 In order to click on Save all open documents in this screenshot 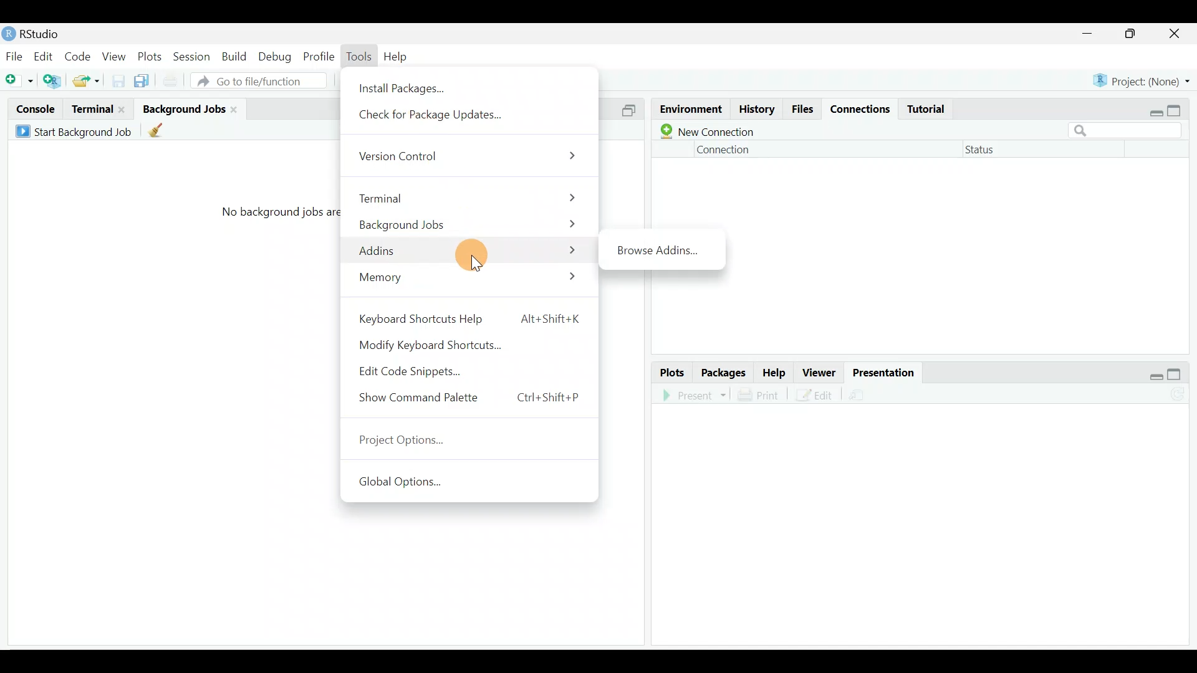, I will do `click(140, 83)`.